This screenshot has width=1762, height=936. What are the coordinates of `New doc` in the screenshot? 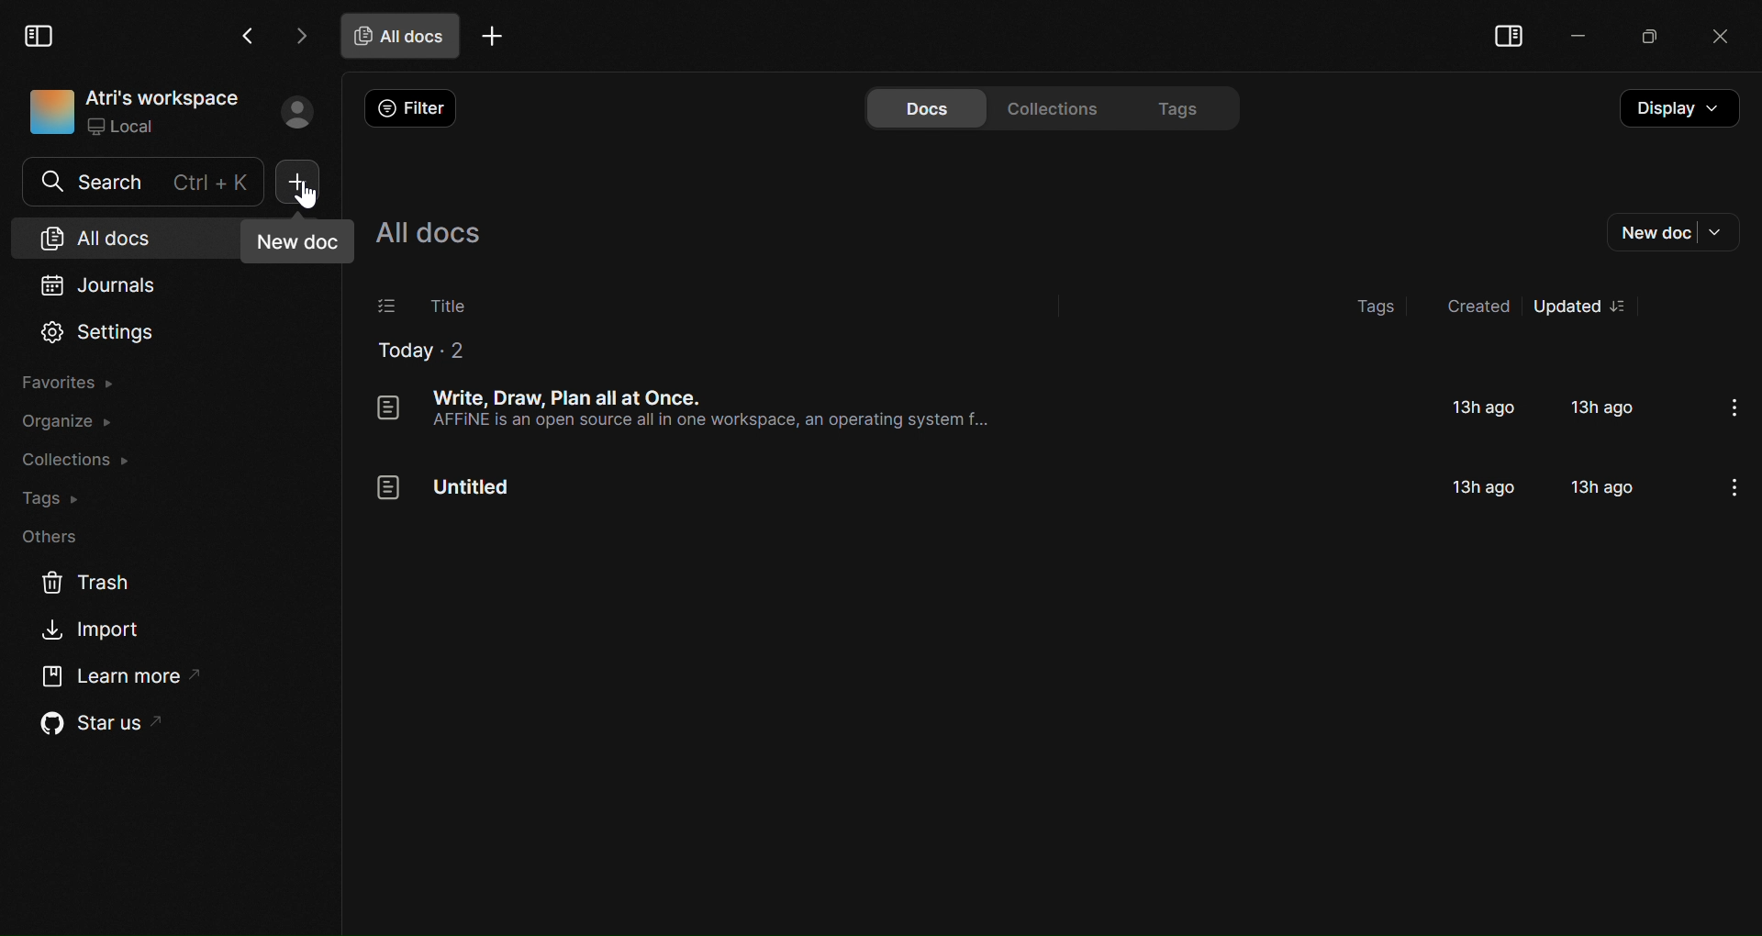 It's located at (299, 183).